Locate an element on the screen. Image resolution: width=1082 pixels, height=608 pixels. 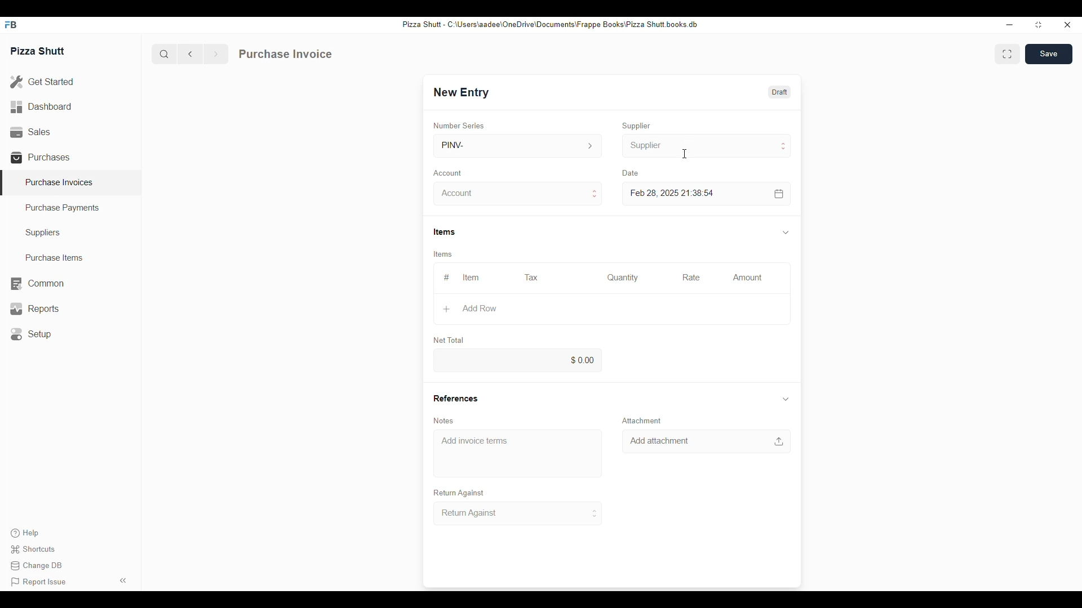
Dashboard is located at coordinates (42, 106).